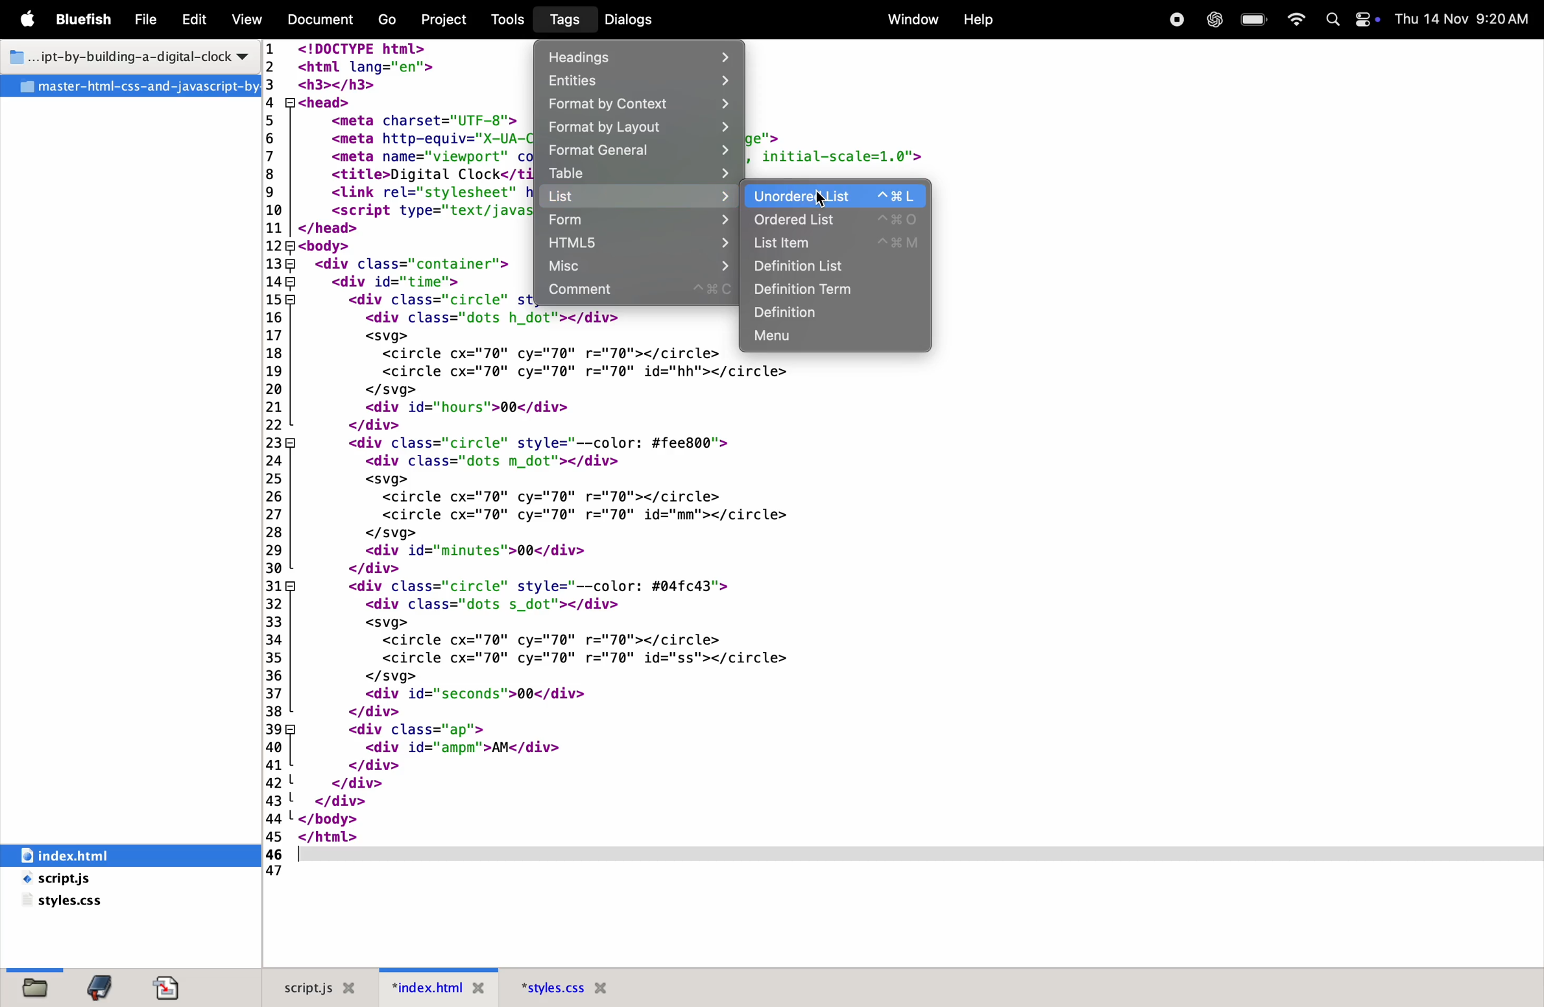  I want to click on format by layout, so click(637, 128).